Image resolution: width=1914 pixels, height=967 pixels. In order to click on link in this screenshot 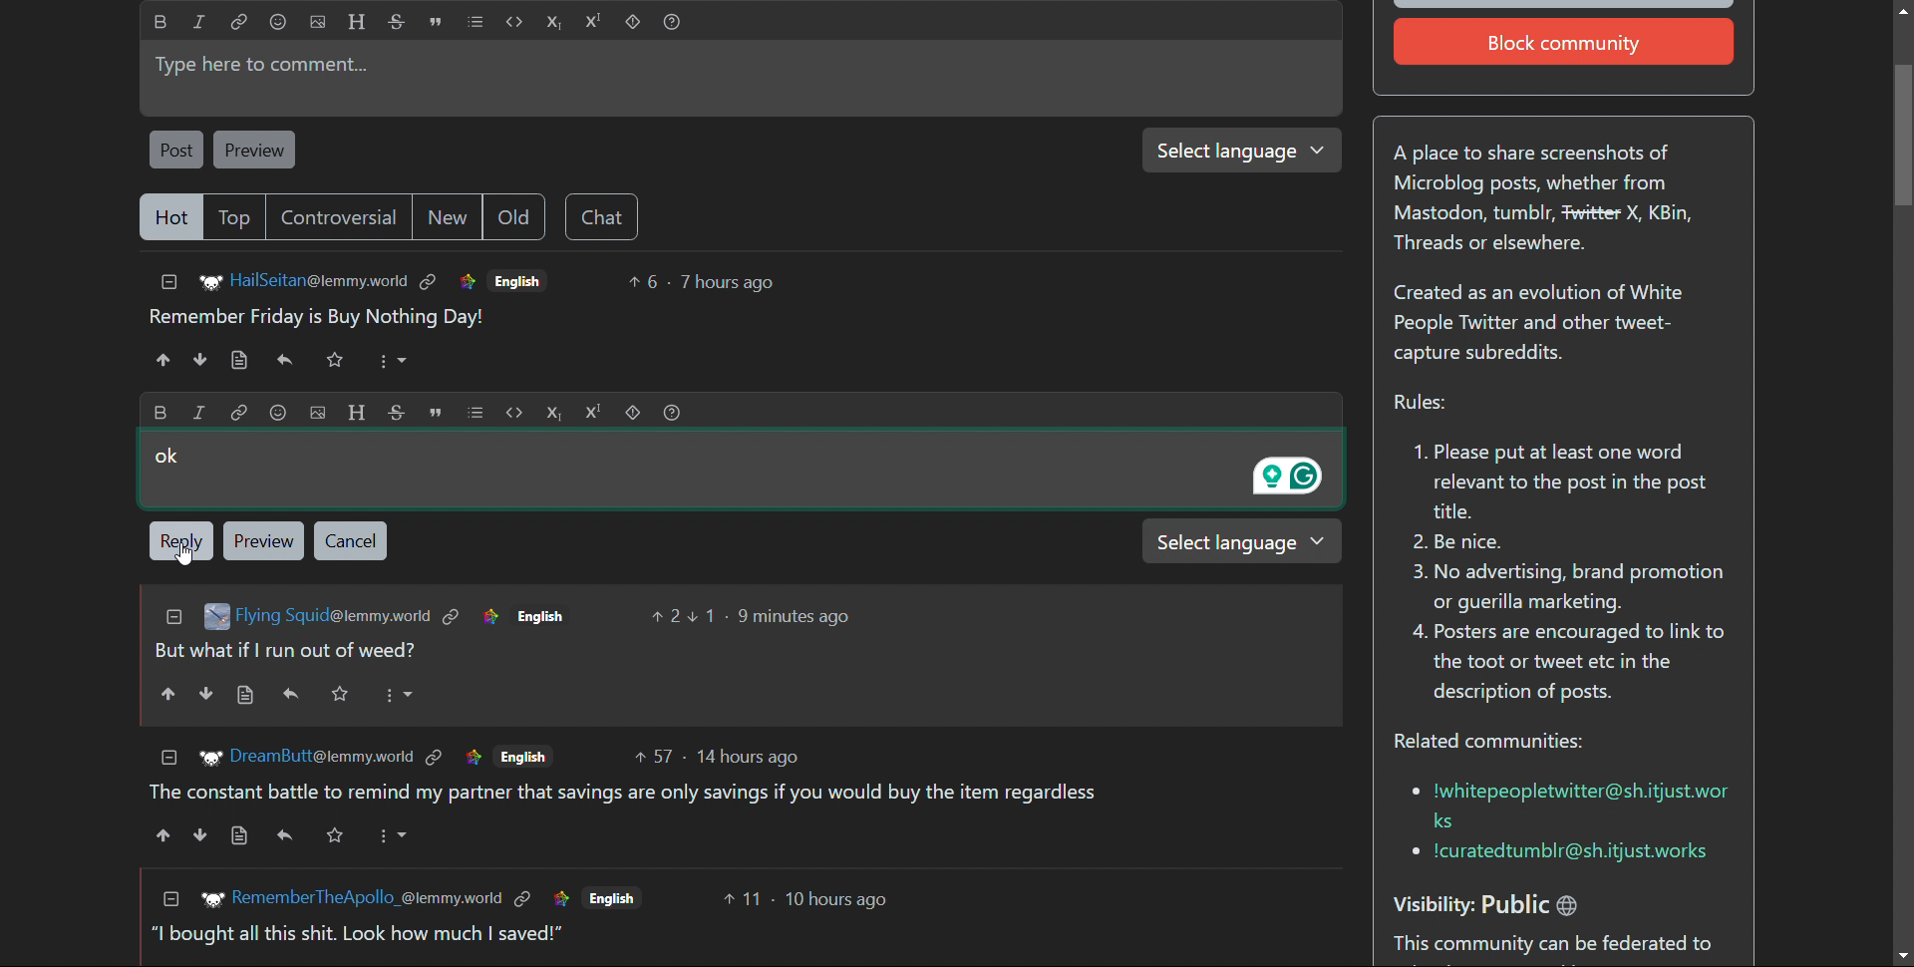, I will do `click(554, 900)`.